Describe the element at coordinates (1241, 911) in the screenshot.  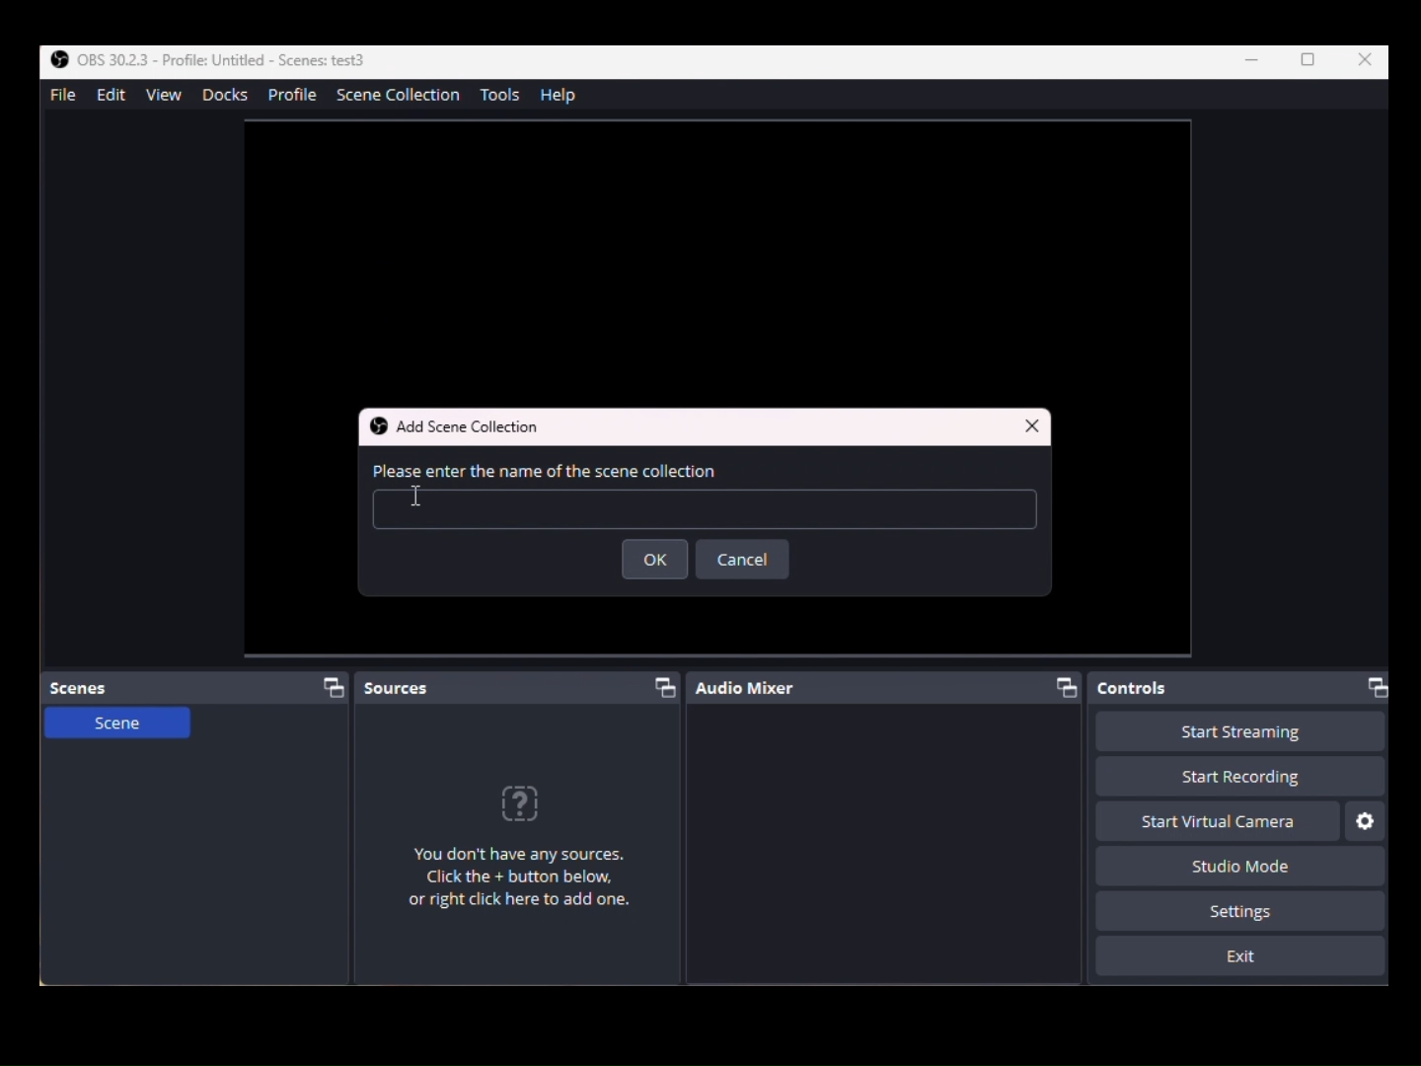
I see `Settings` at that location.